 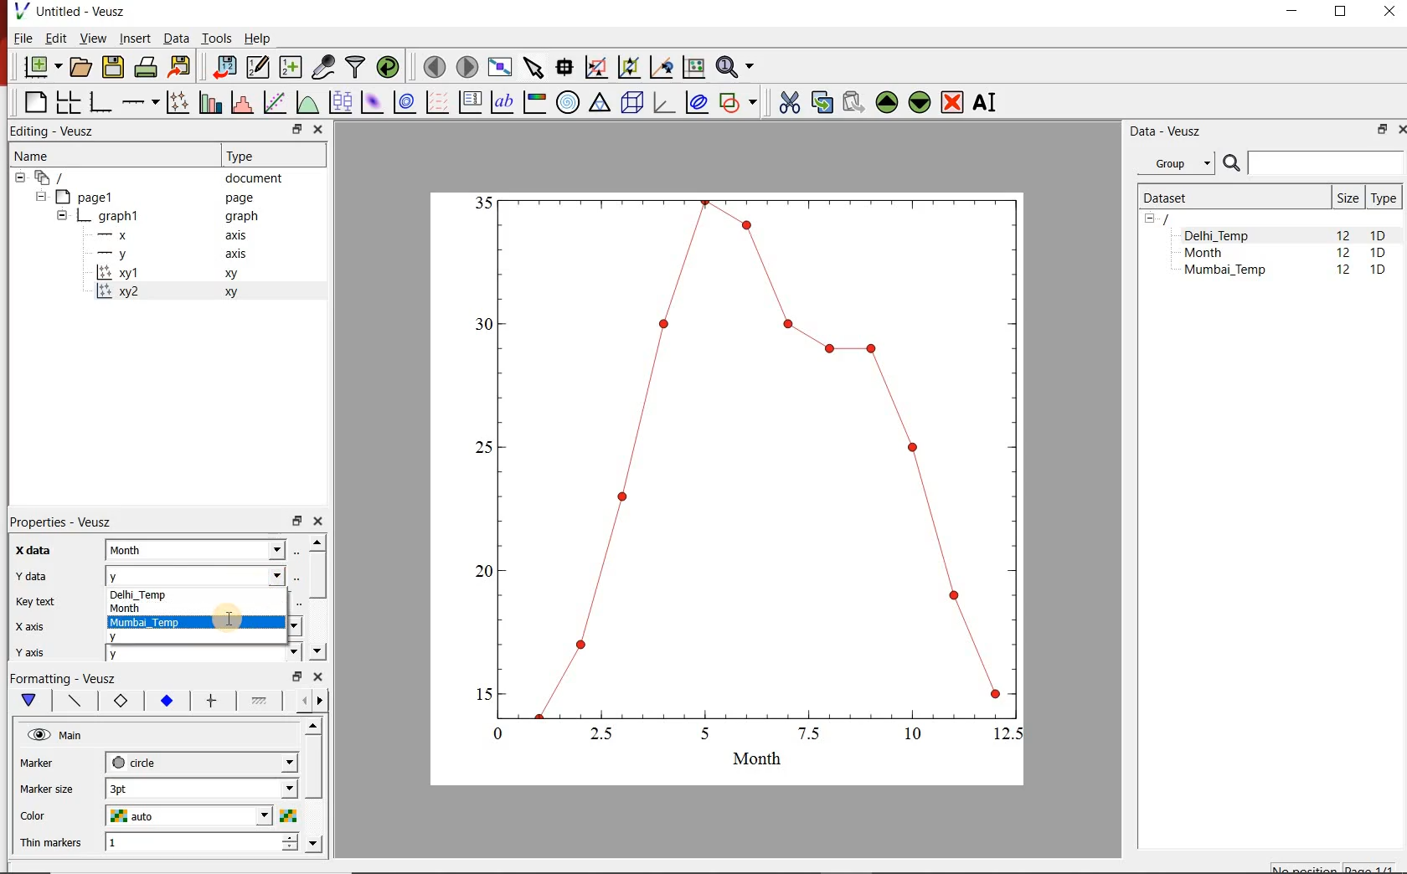 What do you see at coordinates (374, 102) in the screenshot?
I see `plot a 2d dataset as an image` at bounding box center [374, 102].